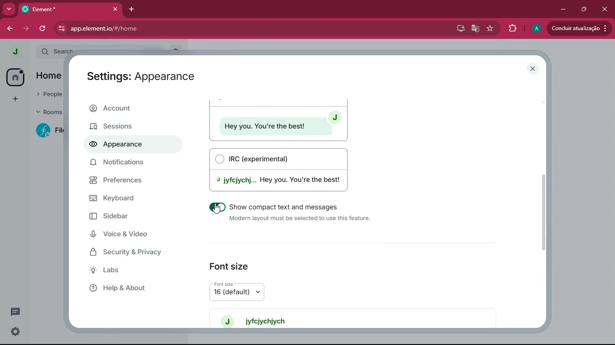  I want to click on forward, so click(26, 29).